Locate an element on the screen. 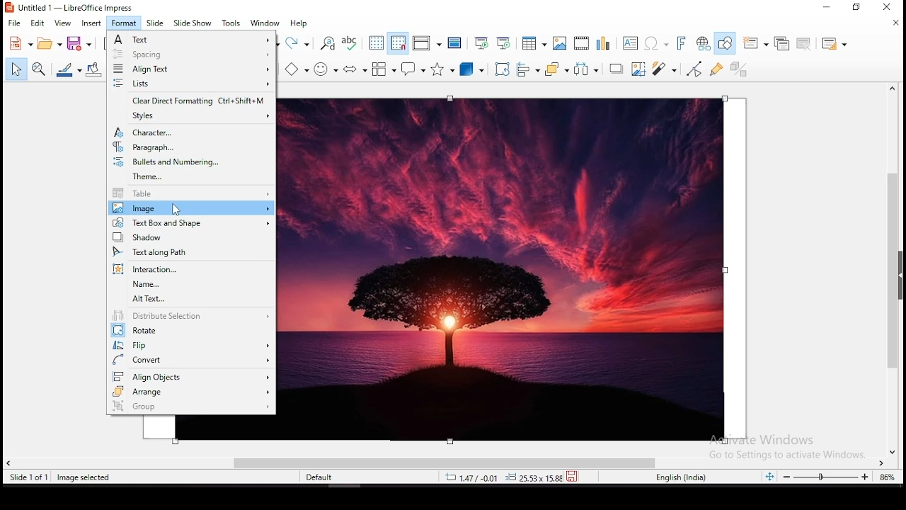  arrange is located at coordinates (191, 392).